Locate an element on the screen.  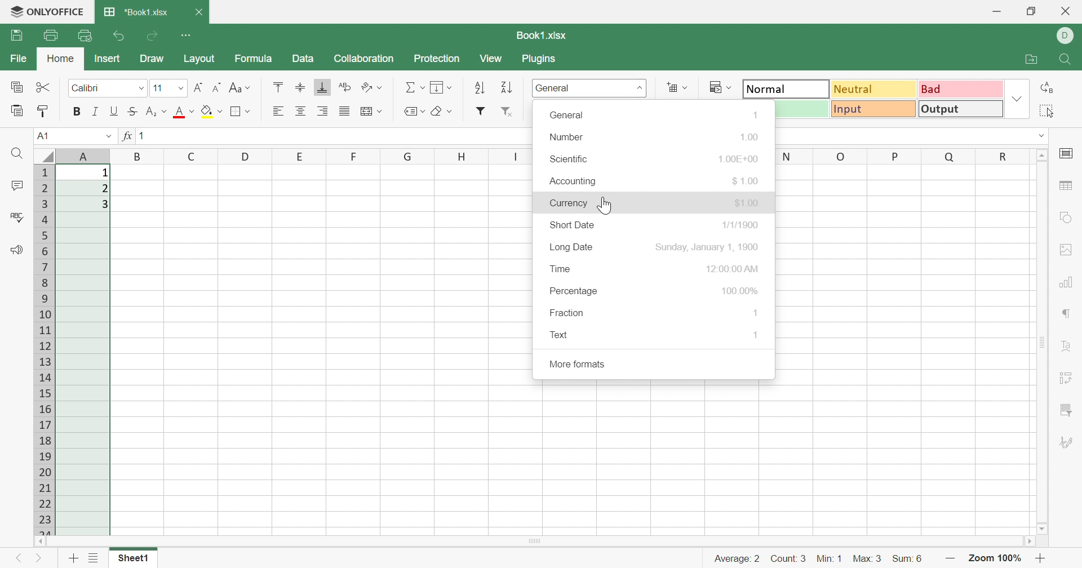
Align right is located at coordinates (325, 111).